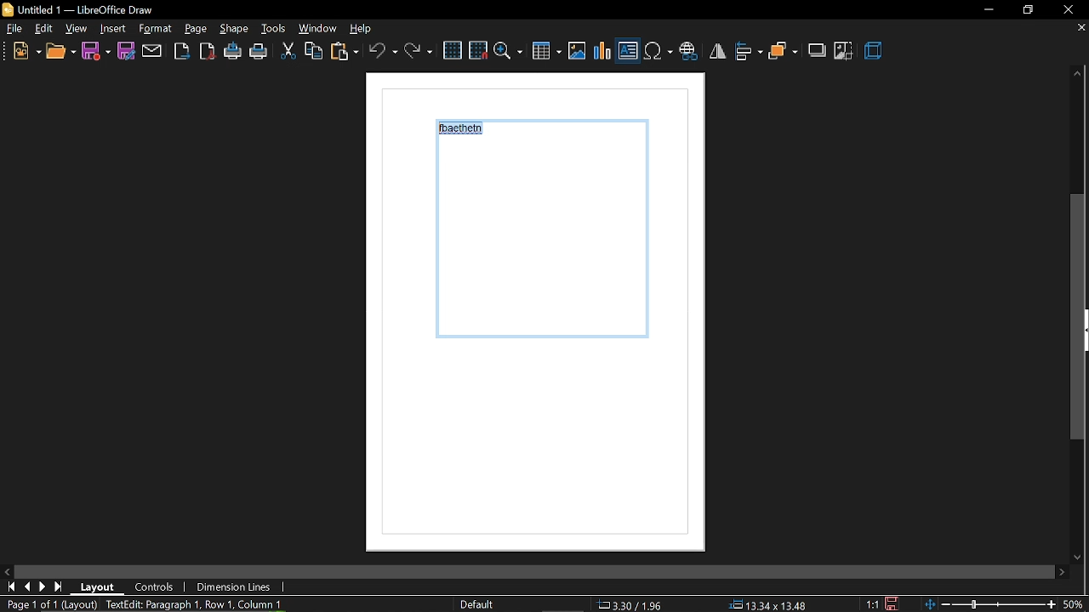 This screenshot has width=1089, height=612. I want to click on Insert text, so click(628, 50).